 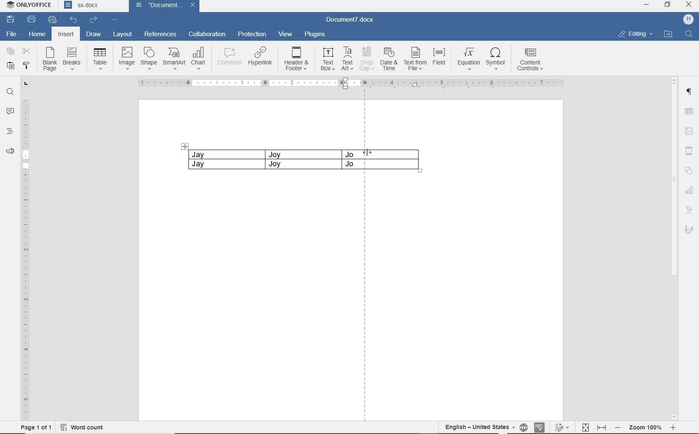 What do you see at coordinates (100, 59) in the screenshot?
I see `TABLE` at bounding box center [100, 59].